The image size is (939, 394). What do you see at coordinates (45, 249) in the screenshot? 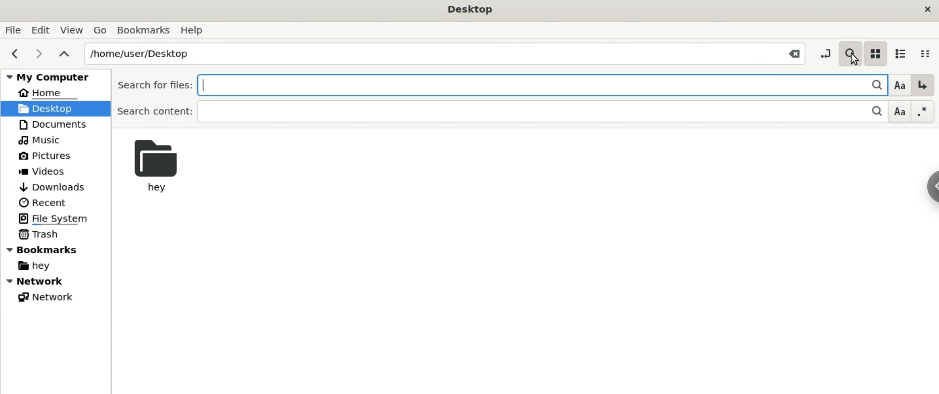
I see `Bookmarks` at bounding box center [45, 249].